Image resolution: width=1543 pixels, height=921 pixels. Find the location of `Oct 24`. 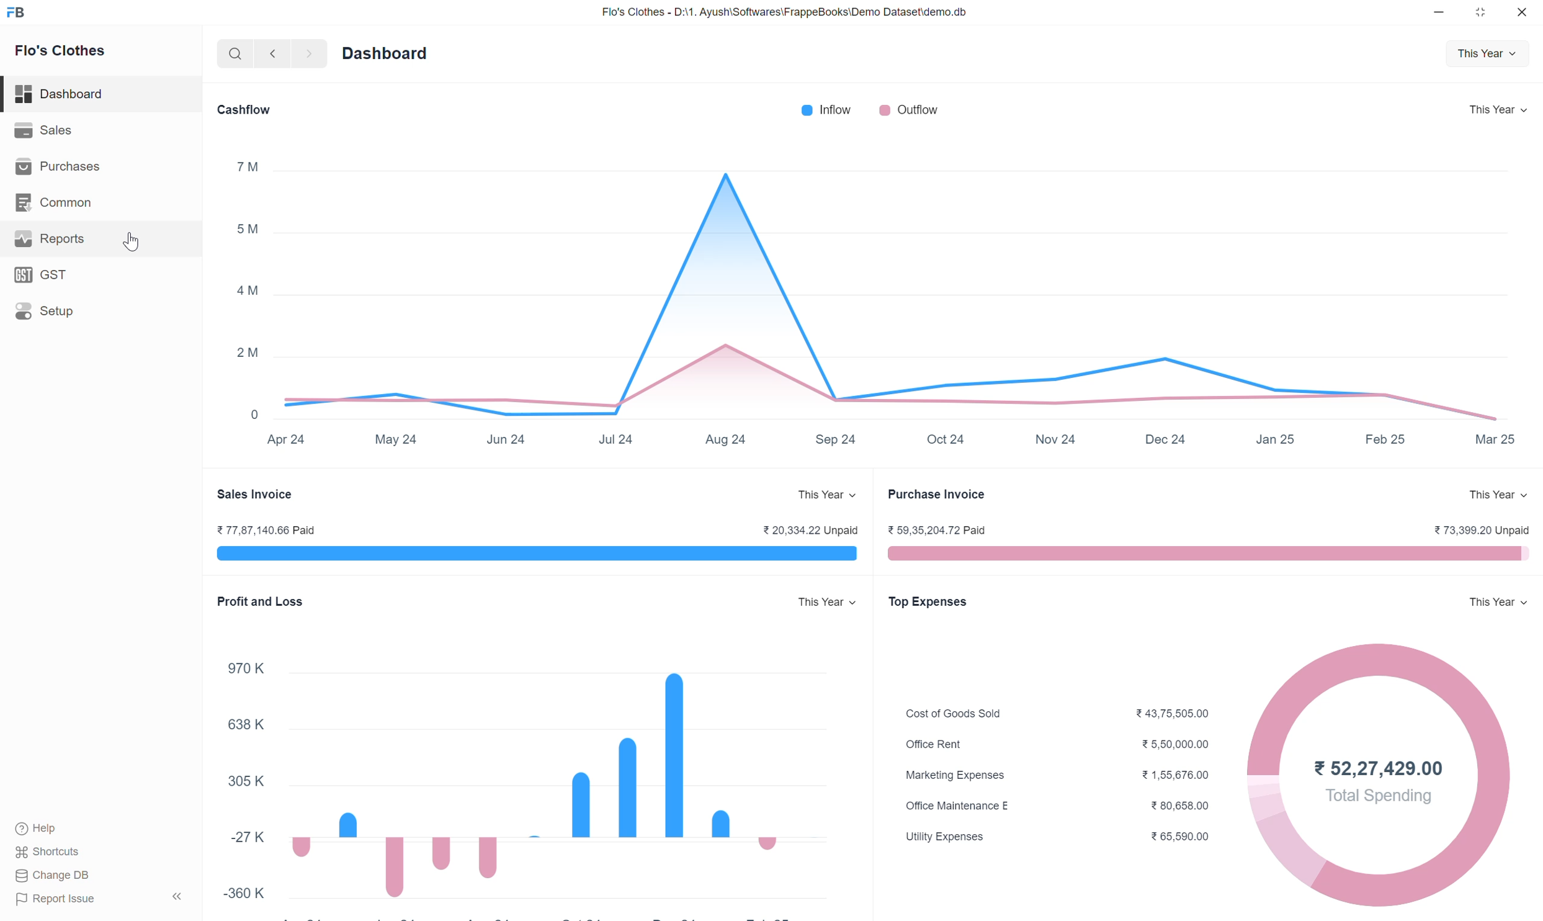

Oct 24 is located at coordinates (947, 441).